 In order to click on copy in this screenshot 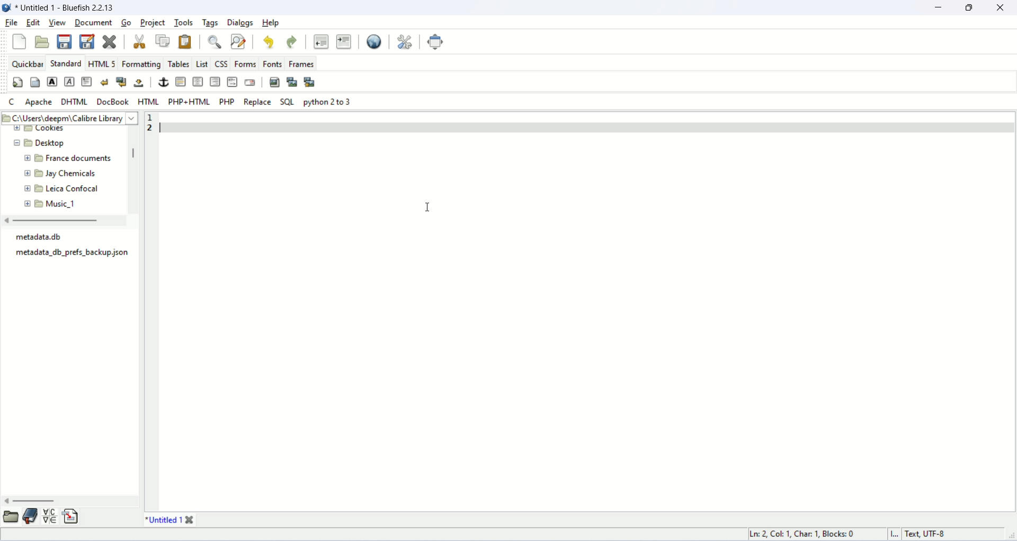, I will do `click(163, 40)`.